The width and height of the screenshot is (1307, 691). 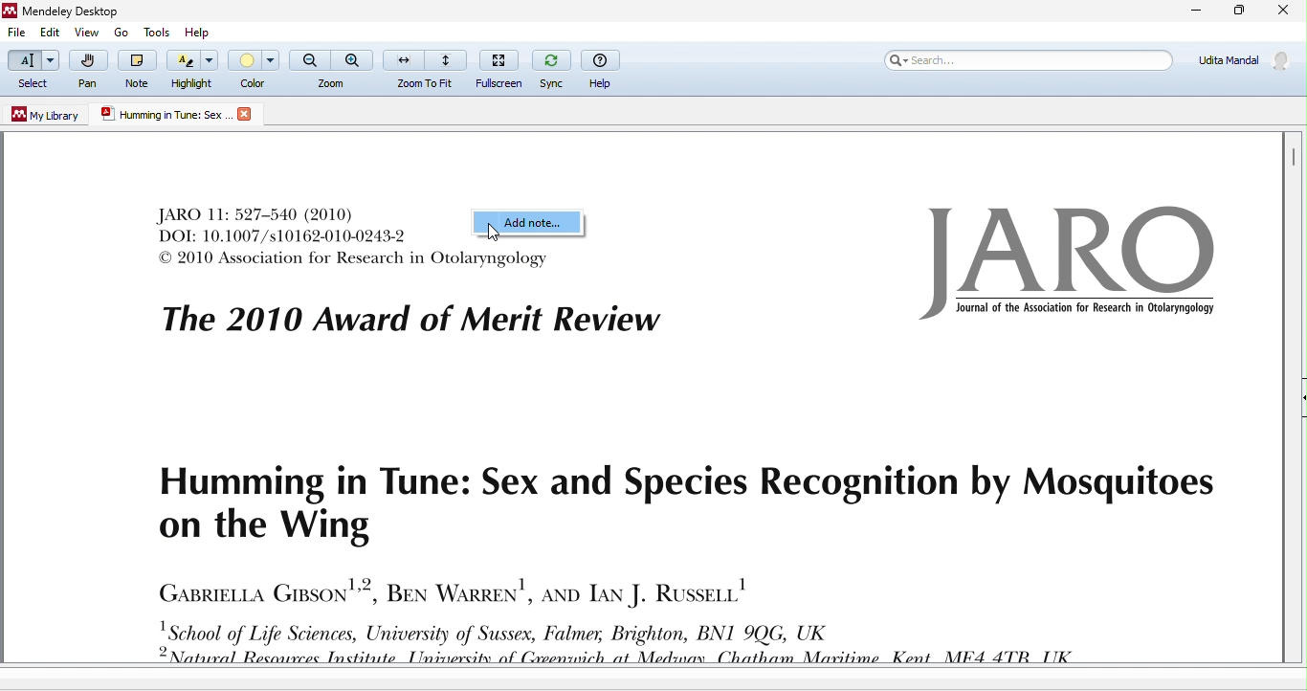 What do you see at coordinates (553, 69) in the screenshot?
I see `sync` at bounding box center [553, 69].